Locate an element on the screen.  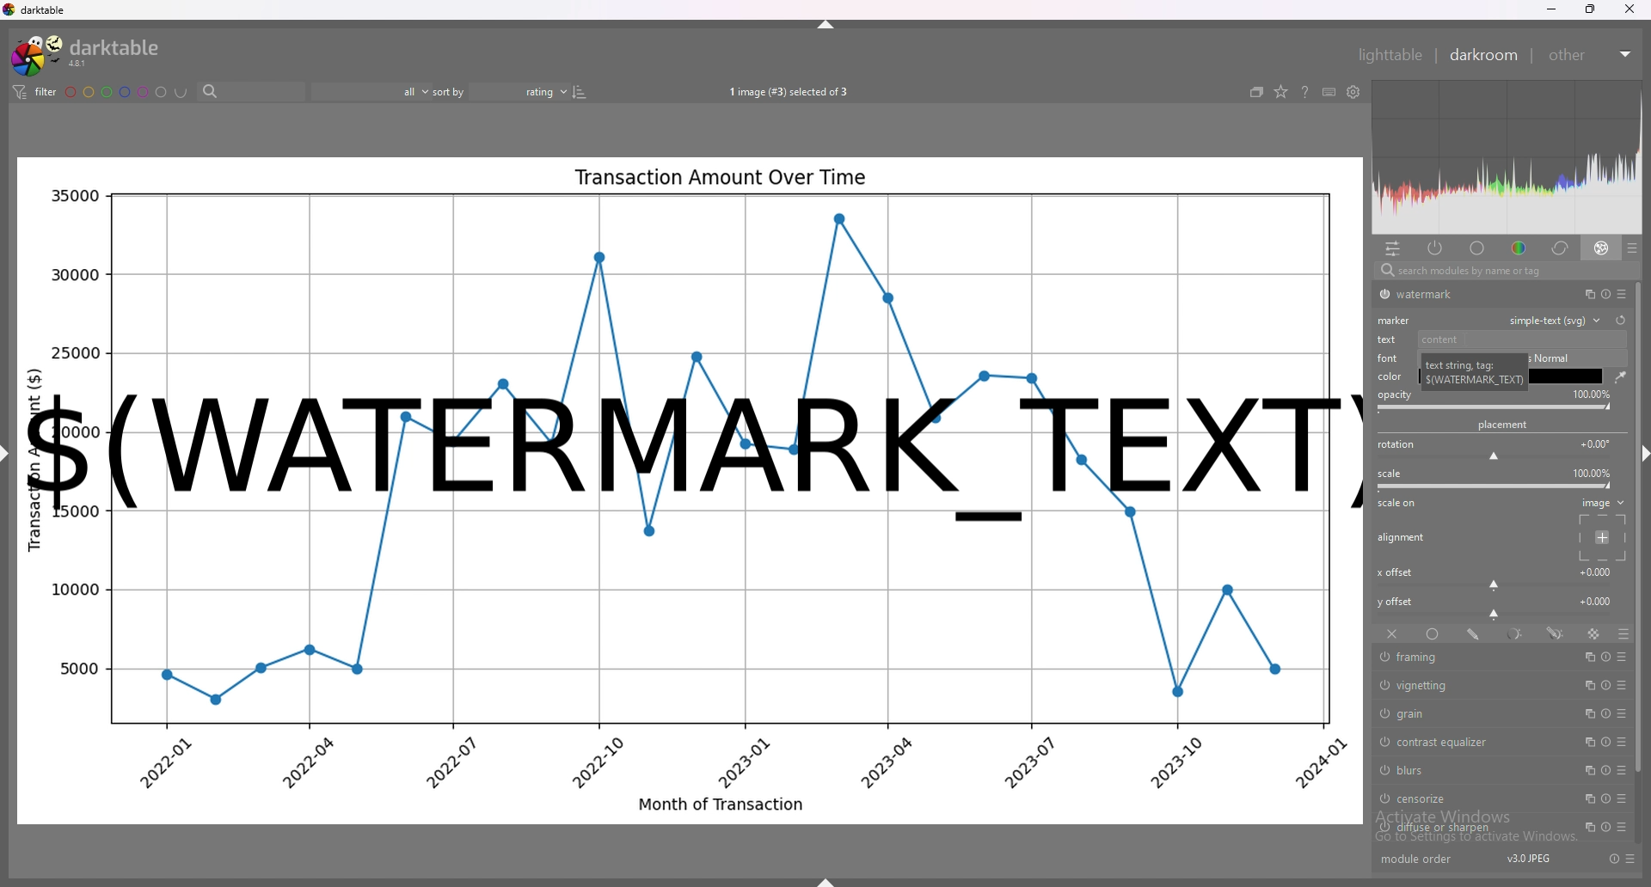
x offset is located at coordinates (1394, 572).